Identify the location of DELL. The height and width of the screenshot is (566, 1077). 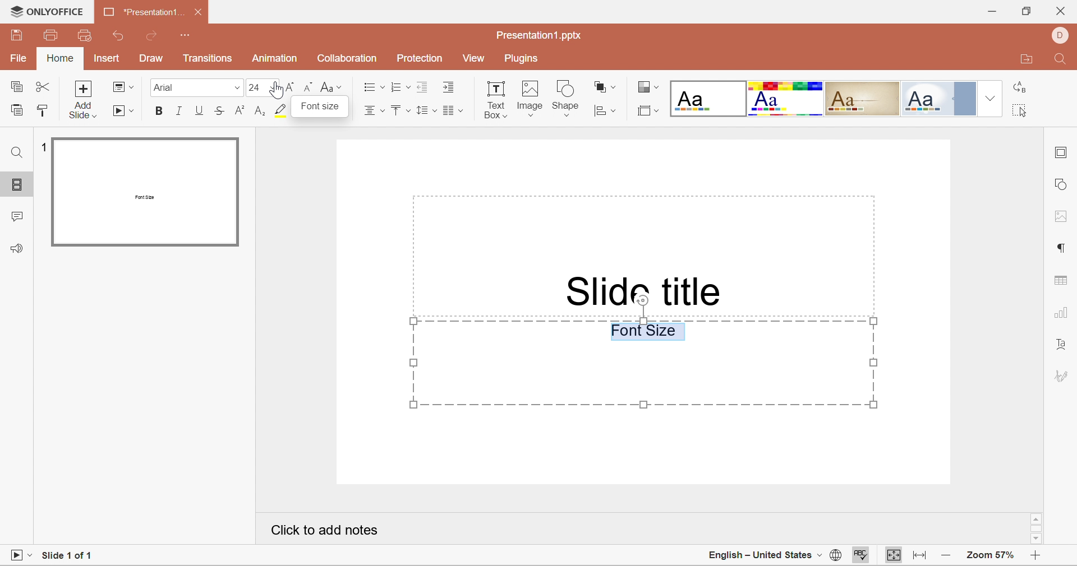
(1061, 35).